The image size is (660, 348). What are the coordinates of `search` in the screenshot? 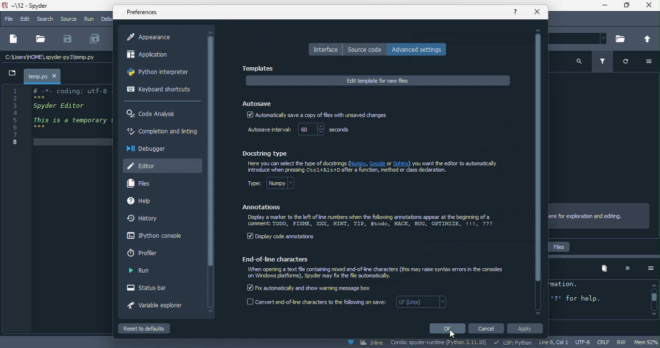 It's located at (46, 19).